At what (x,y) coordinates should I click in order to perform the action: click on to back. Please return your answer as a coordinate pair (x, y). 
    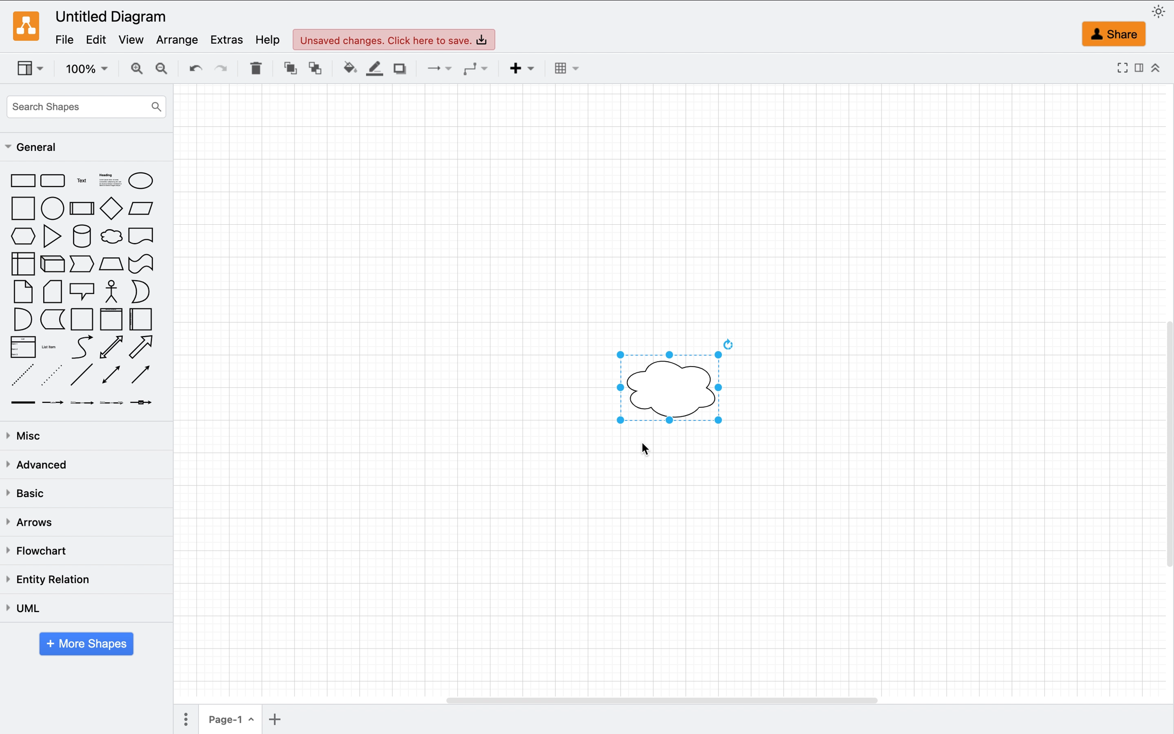
    Looking at the image, I should click on (315, 68).